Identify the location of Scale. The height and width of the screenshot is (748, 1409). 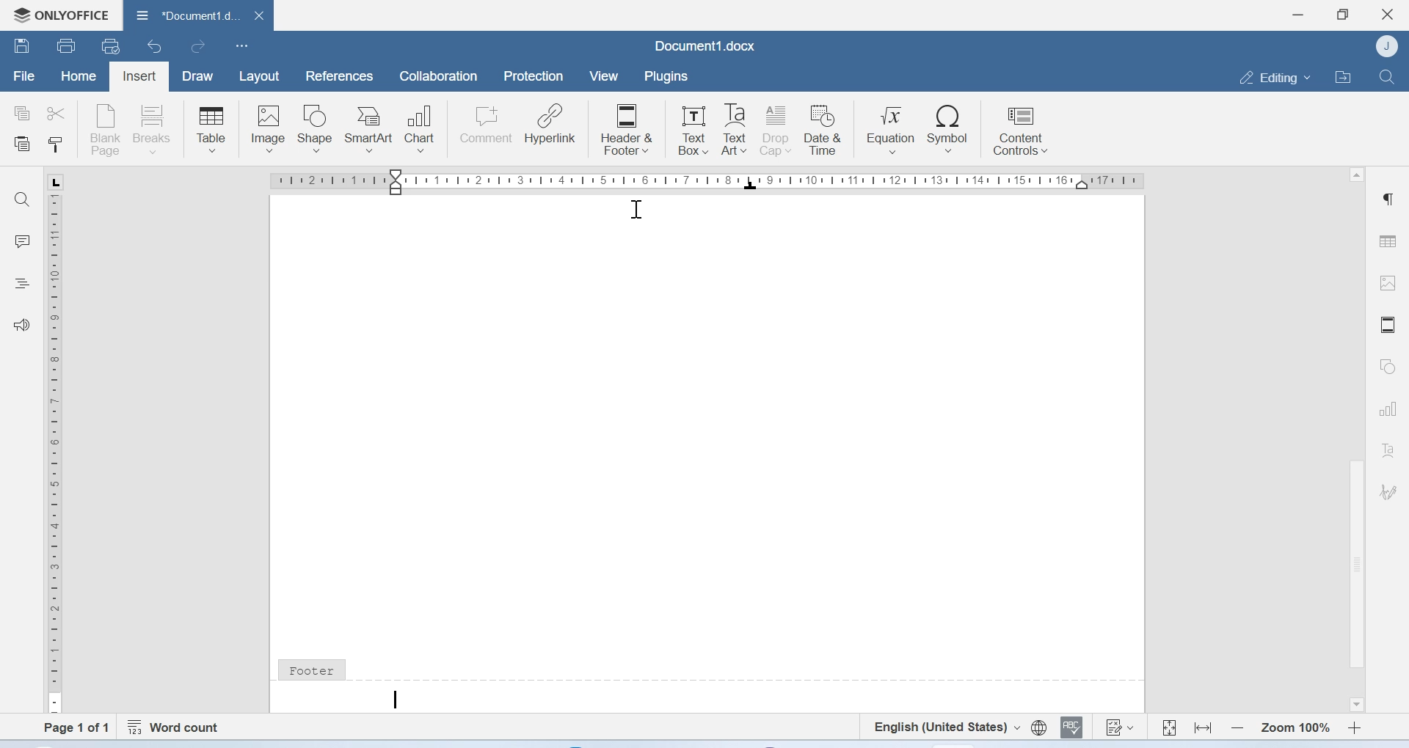
(57, 450).